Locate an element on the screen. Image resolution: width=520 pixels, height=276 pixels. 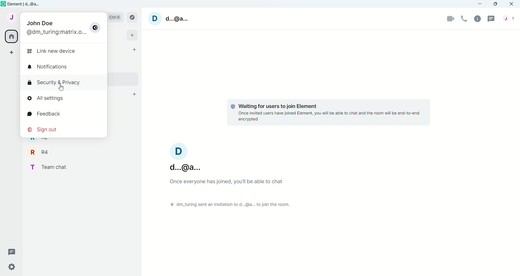
John Doe is located at coordinates (40, 23).